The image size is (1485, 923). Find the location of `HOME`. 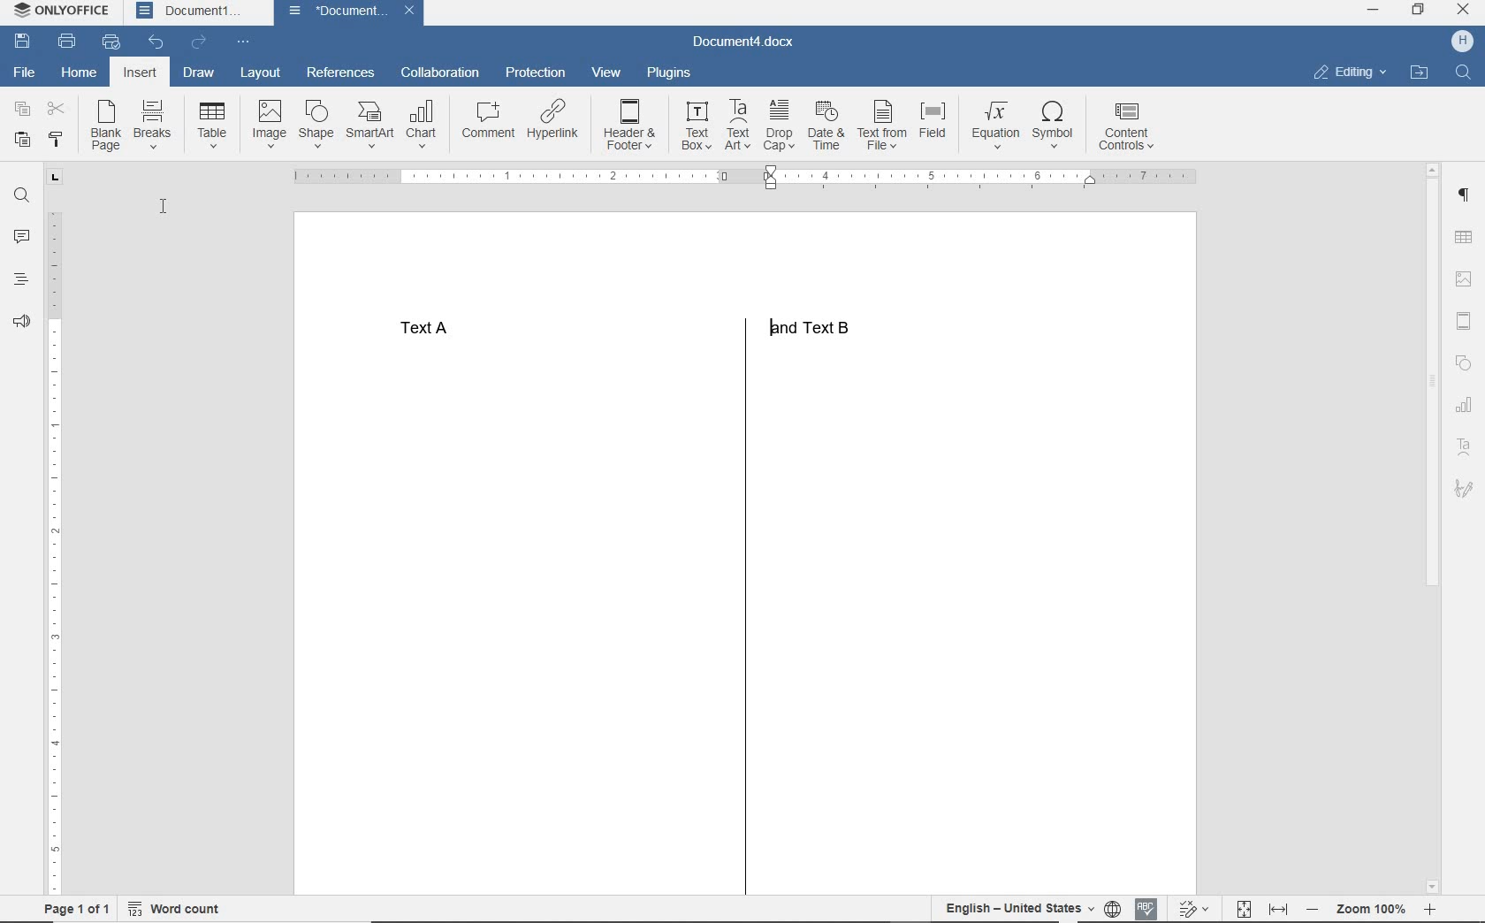

HOME is located at coordinates (79, 72).